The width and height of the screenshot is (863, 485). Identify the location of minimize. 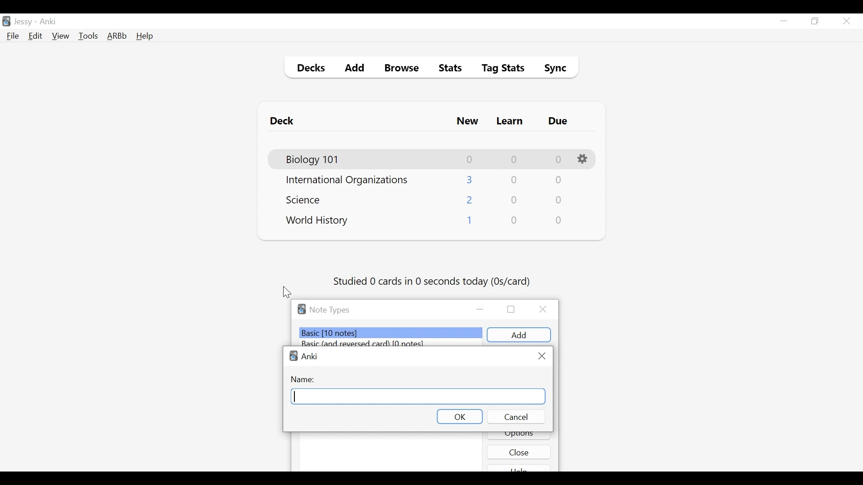
(783, 22).